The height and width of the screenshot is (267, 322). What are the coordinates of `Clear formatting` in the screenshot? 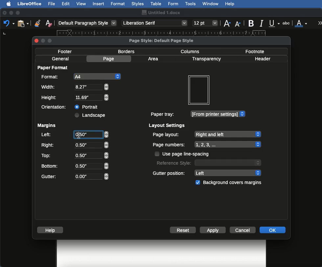 It's located at (49, 23).